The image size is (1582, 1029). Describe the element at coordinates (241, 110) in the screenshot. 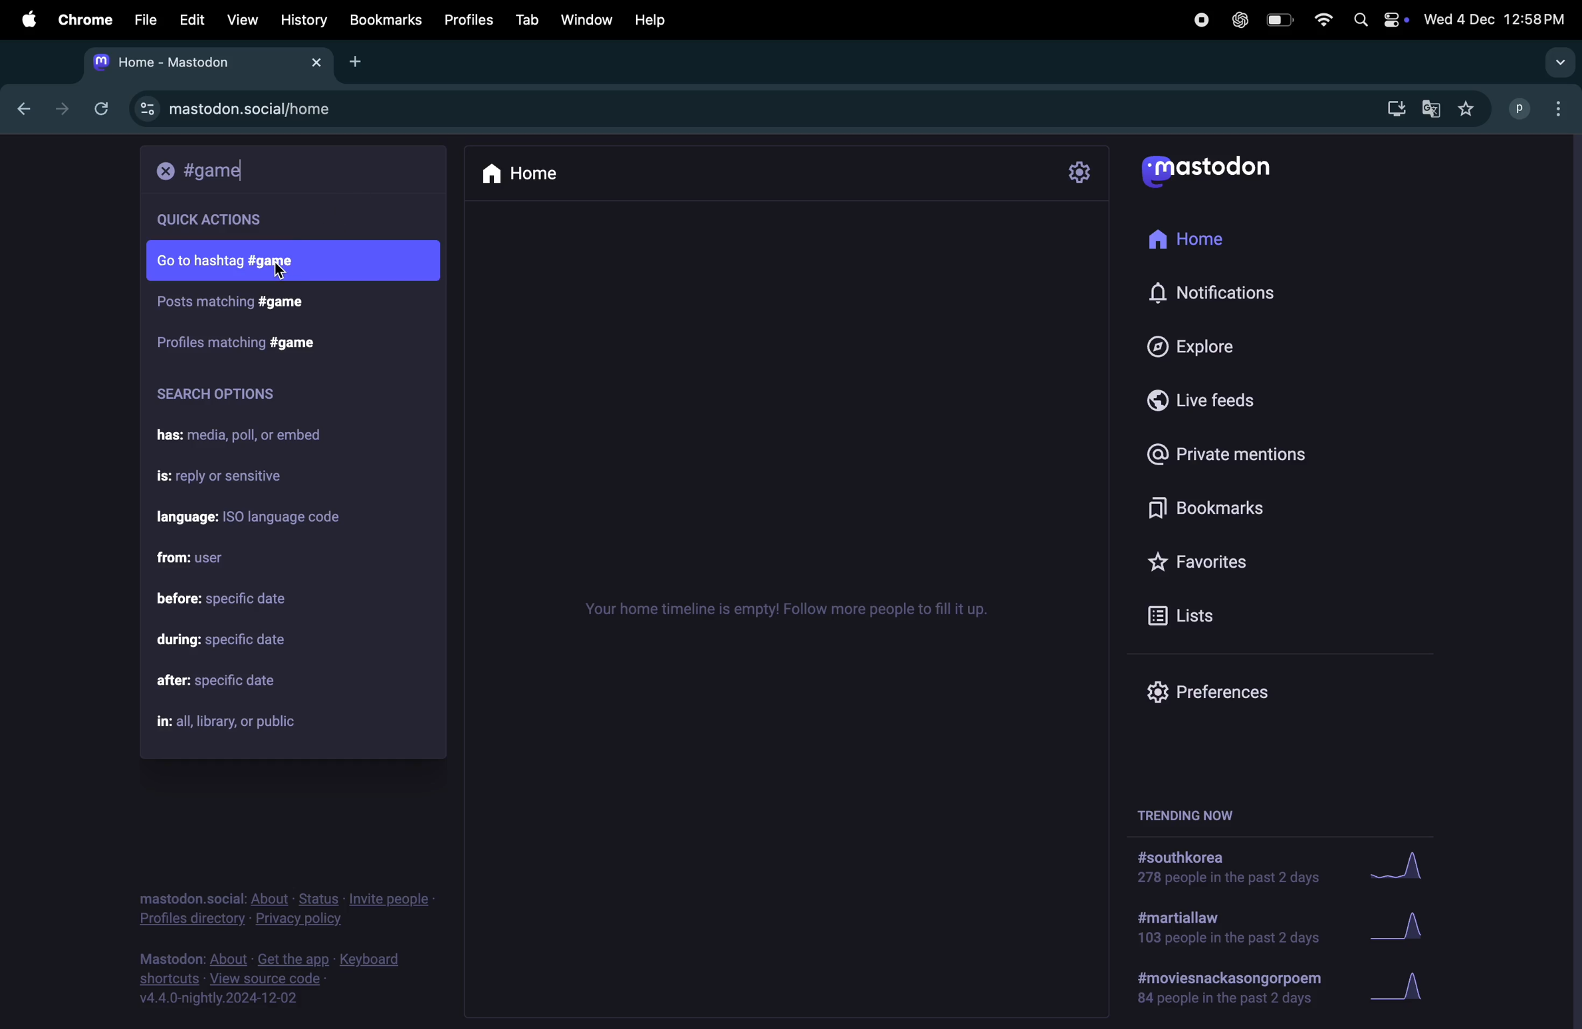

I see `mastodon url` at that location.